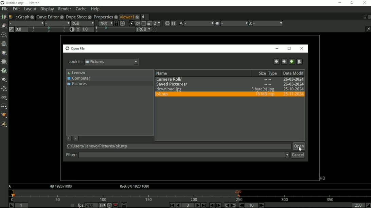 The width and height of the screenshot is (371, 208). I want to click on Gamma correction, so click(78, 29).